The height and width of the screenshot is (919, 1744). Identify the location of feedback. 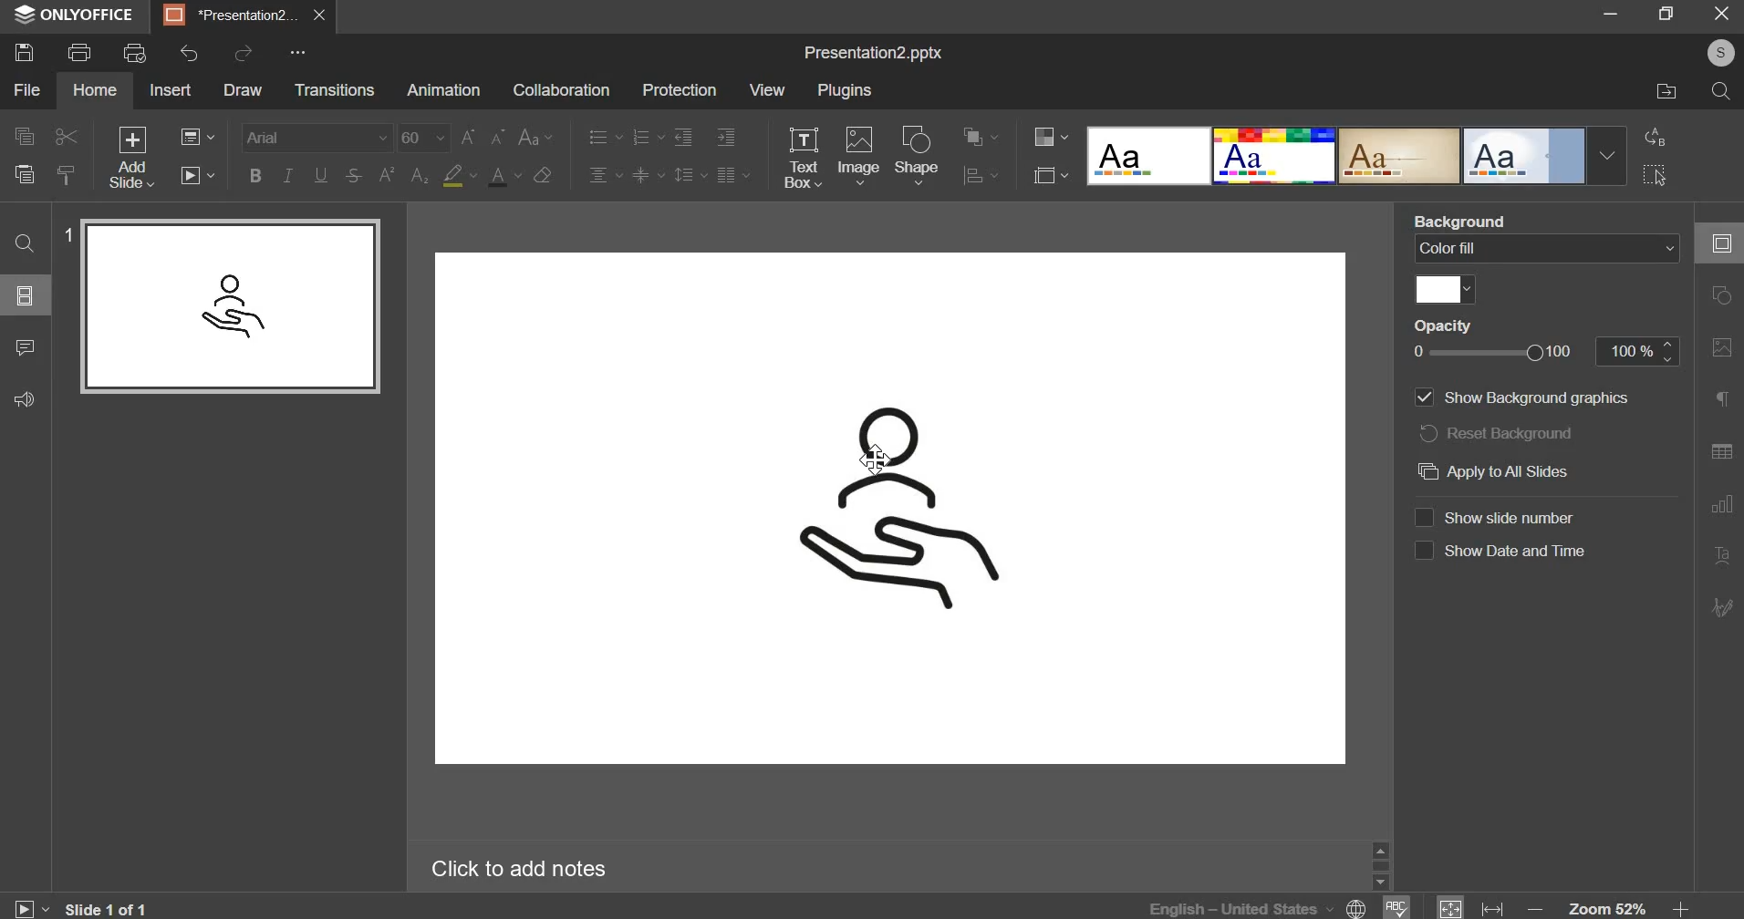
(23, 398).